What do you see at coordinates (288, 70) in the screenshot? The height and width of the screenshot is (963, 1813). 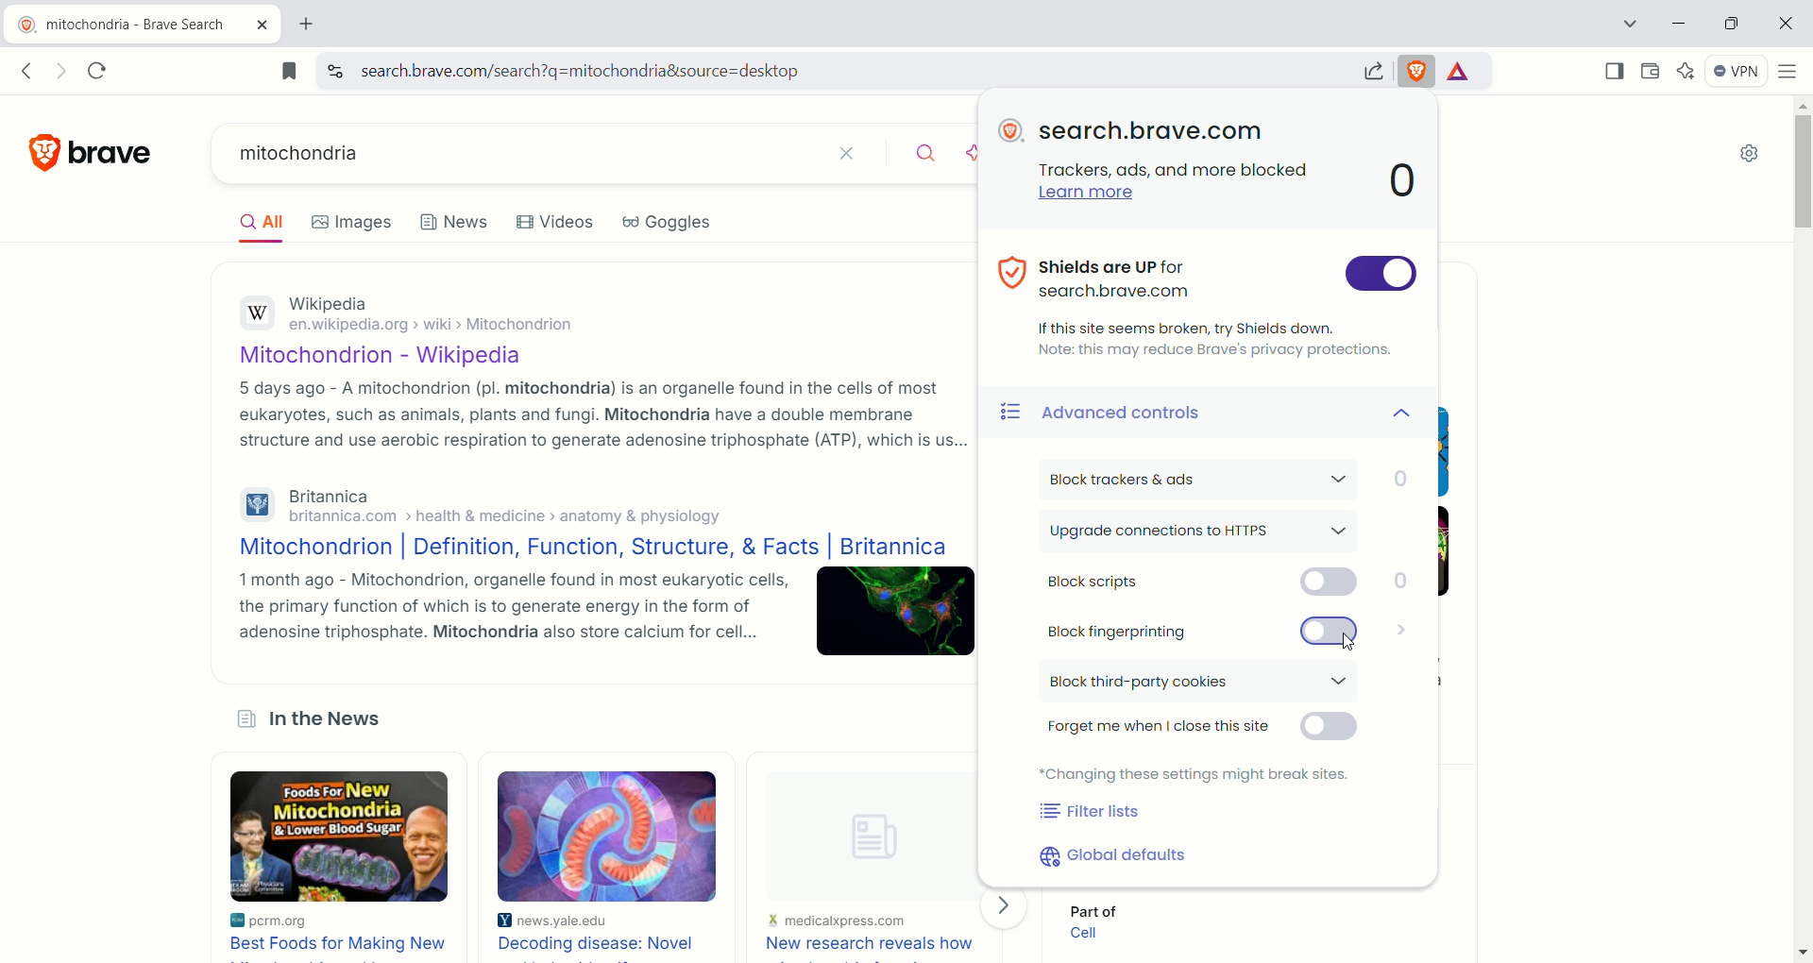 I see `bookmark` at bounding box center [288, 70].